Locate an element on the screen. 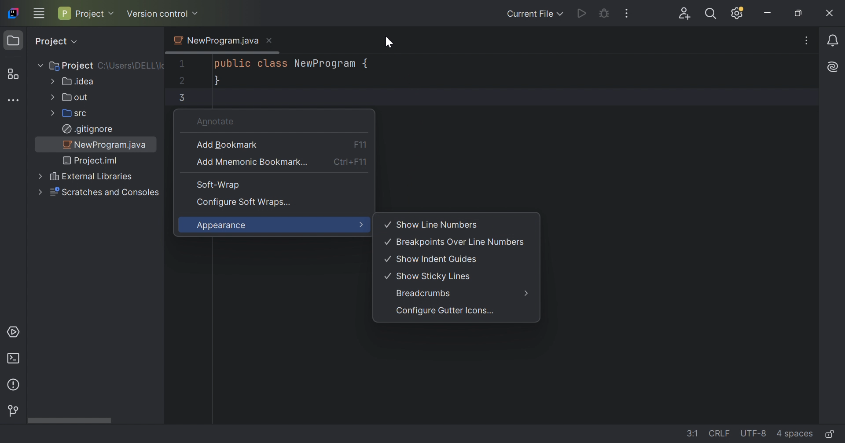 This screenshot has height=443, width=845. Drop Down is located at coordinates (38, 192).